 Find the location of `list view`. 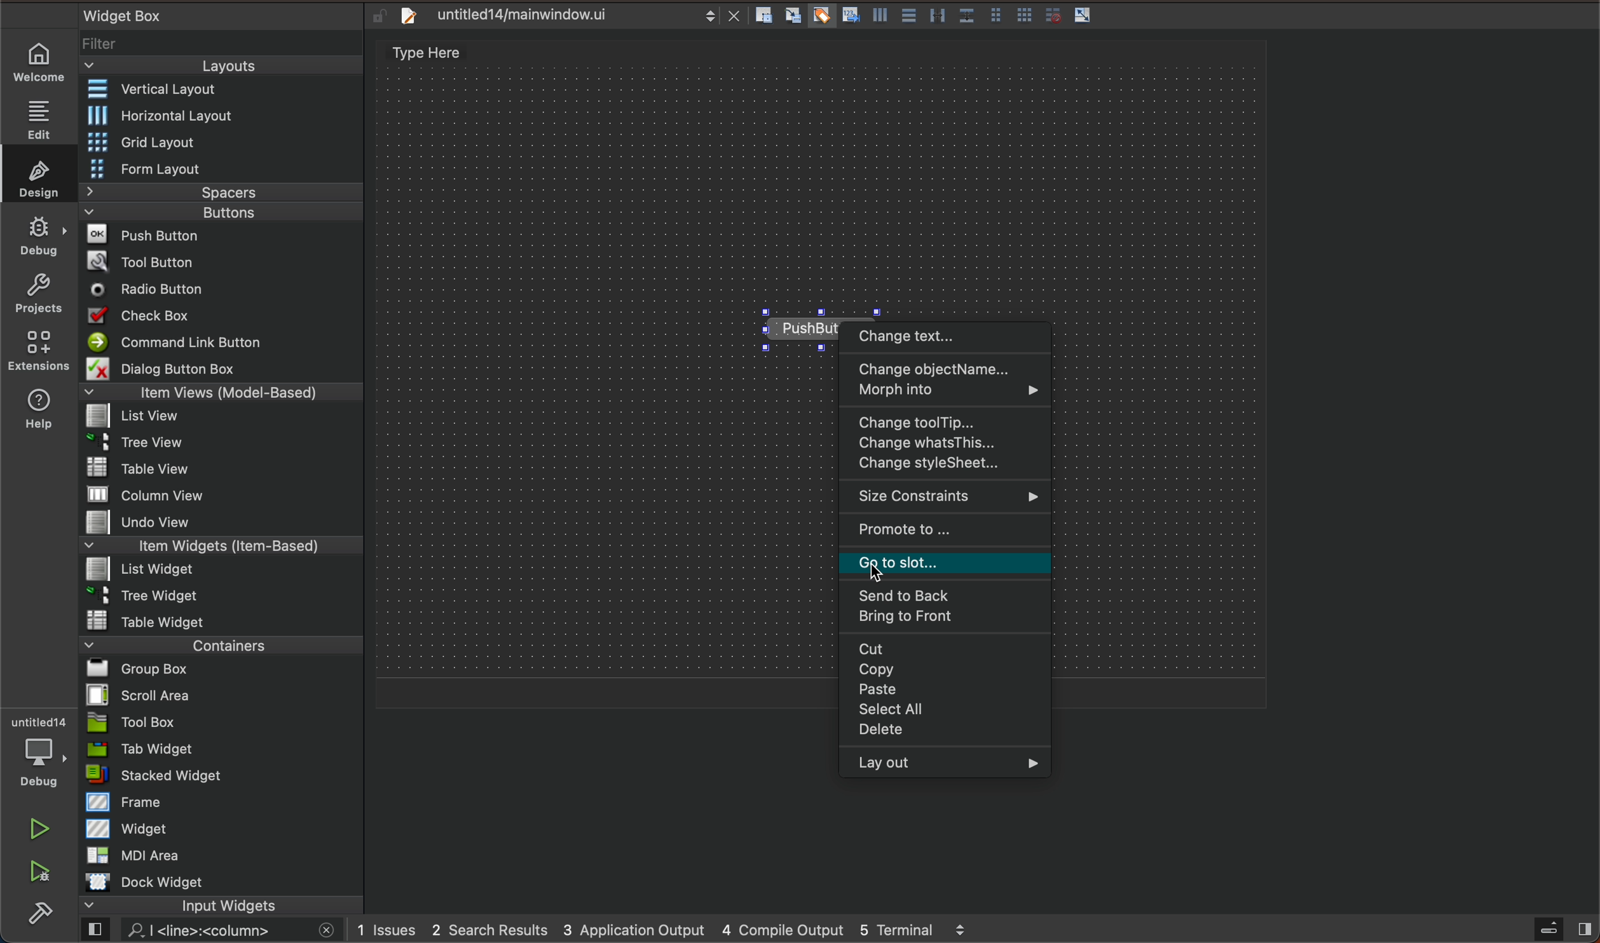

list view is located at coordinates (228, 418).